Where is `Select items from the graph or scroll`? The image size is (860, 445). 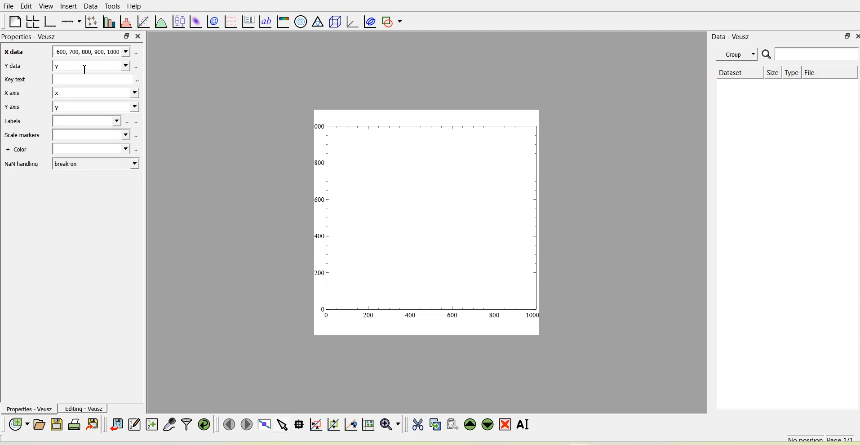 Select items from the graph or scroll is located at coordinates (283, 424).